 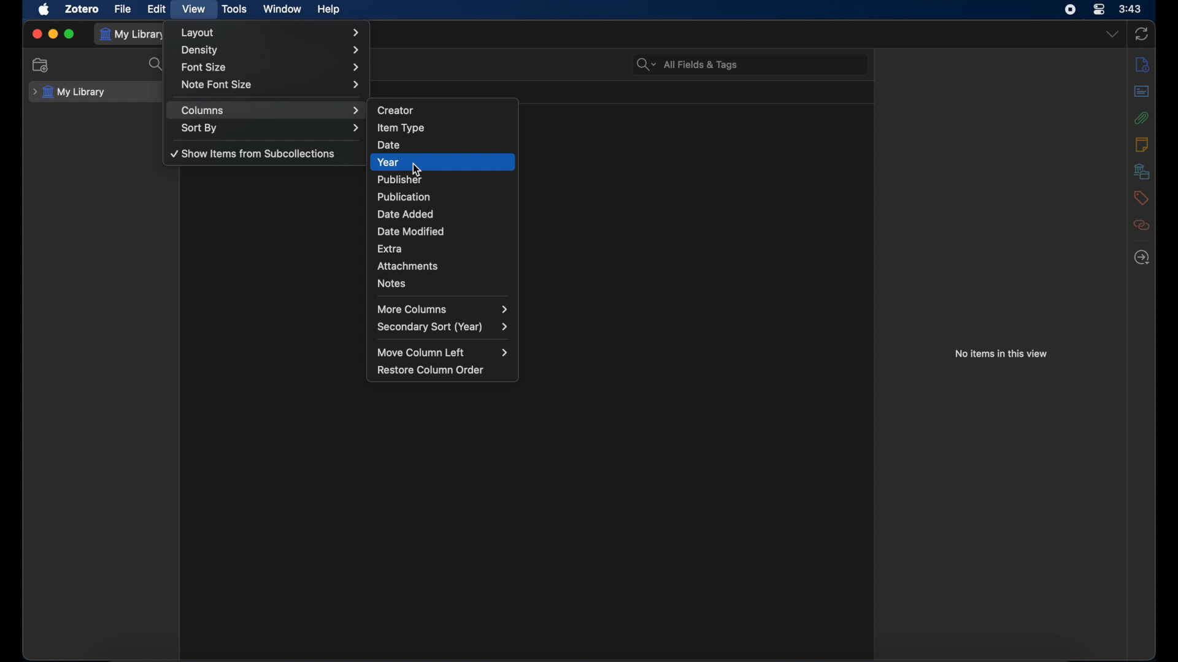 I want to click on restore column order, so click(x=431, y=371).